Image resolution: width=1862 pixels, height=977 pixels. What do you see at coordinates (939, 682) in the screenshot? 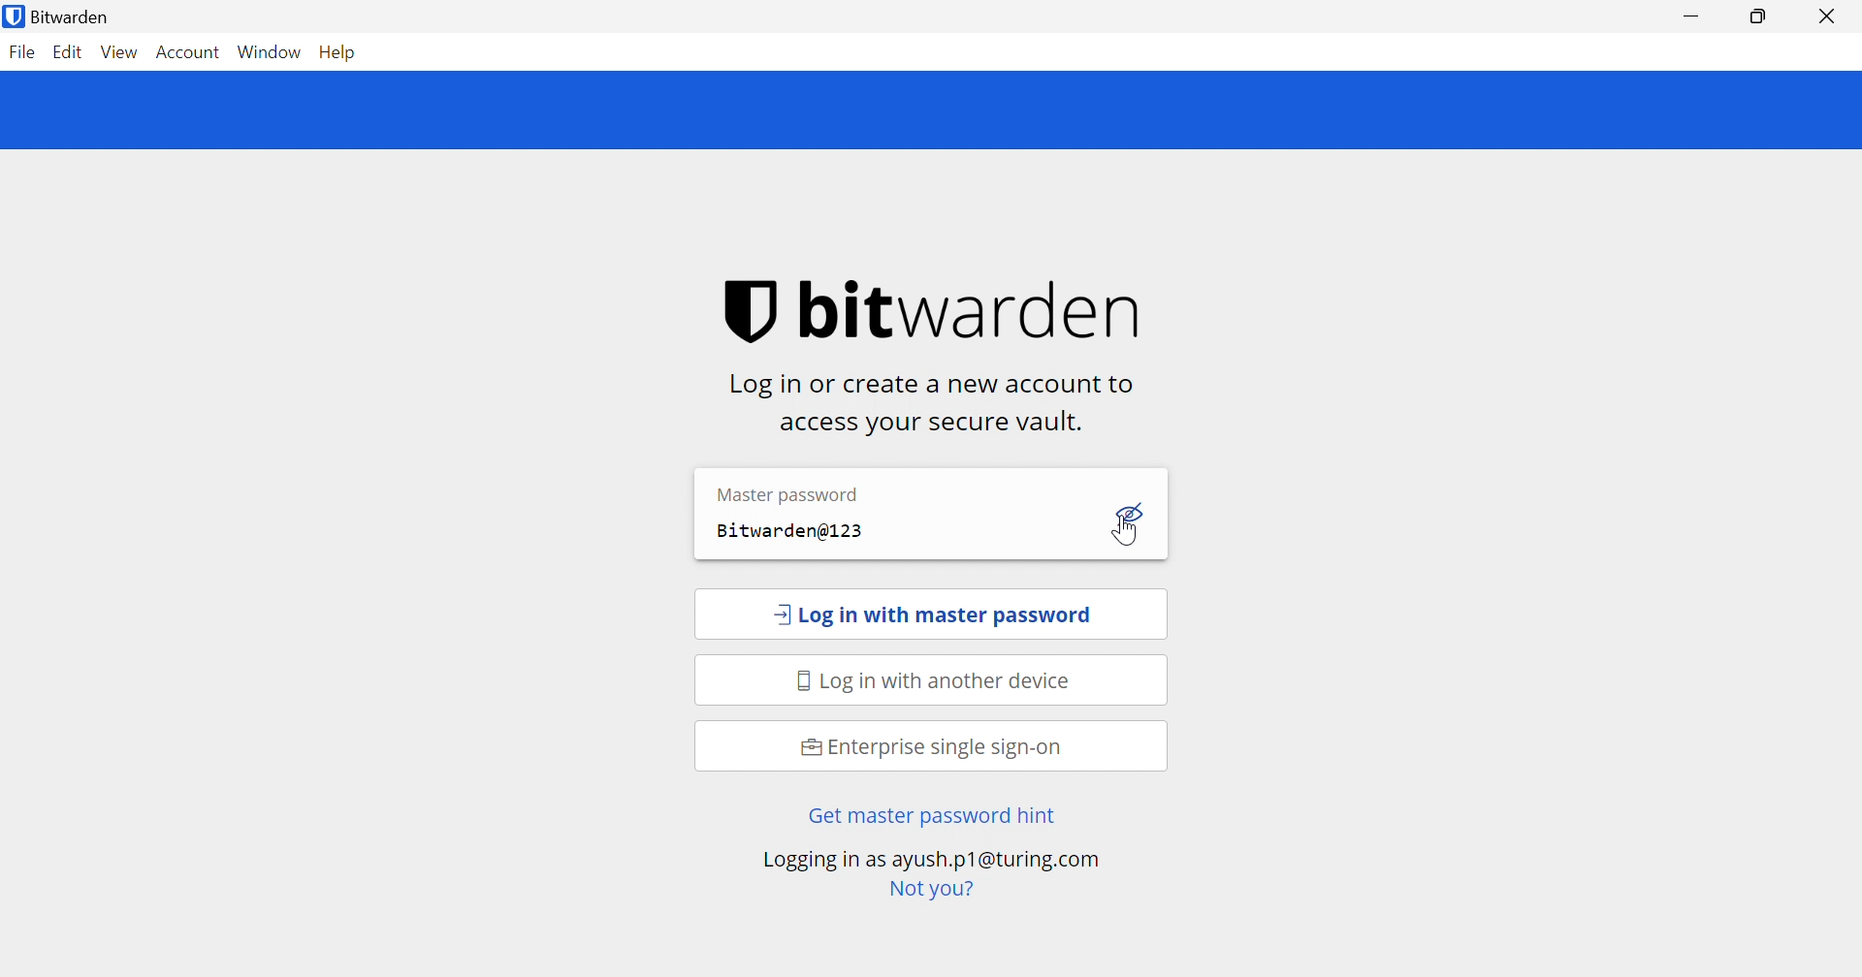
I see `Log in with another device` at bounding box center [939, 682].